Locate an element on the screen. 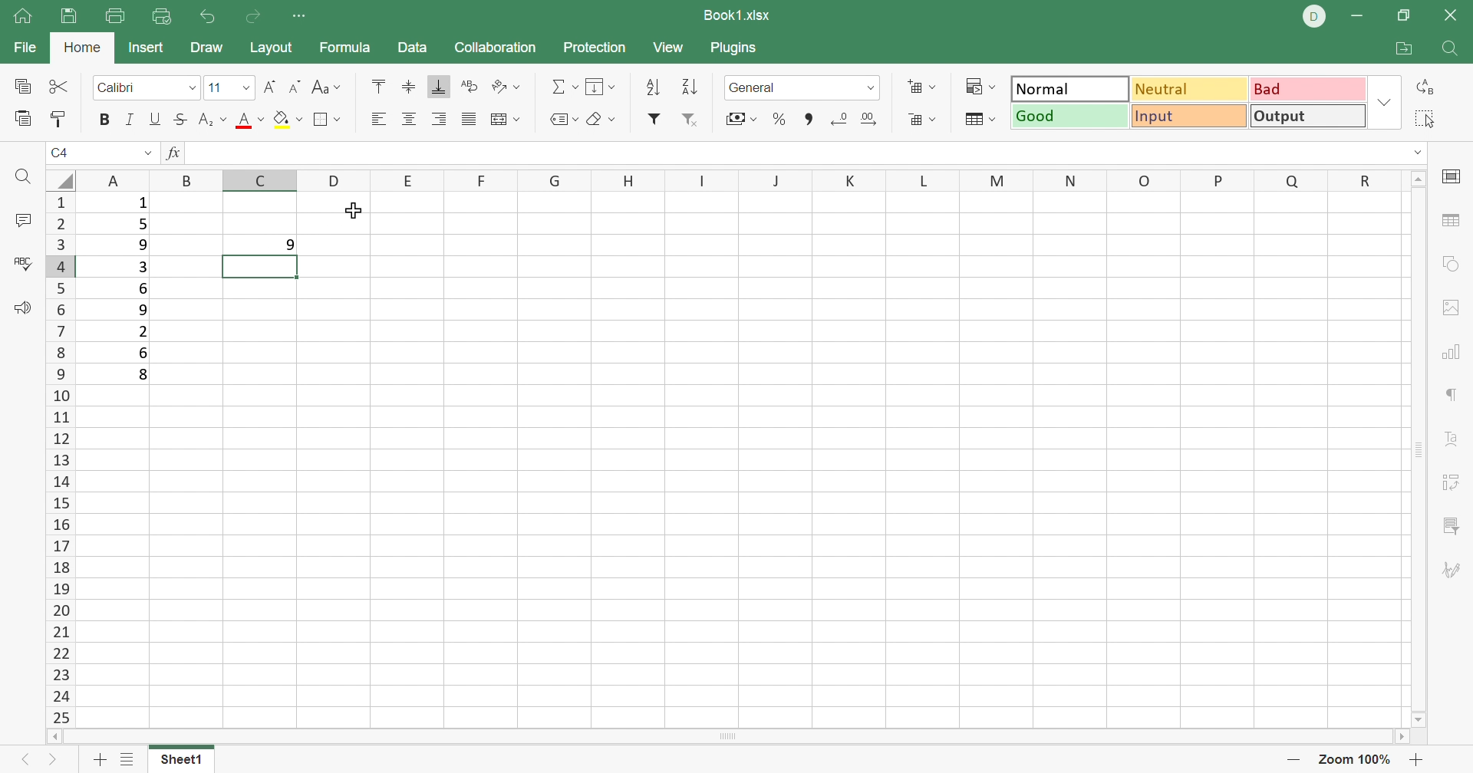 The width and height of the screenshot is (1473, 773). Sheet1 is located at coordinates (185, 762).